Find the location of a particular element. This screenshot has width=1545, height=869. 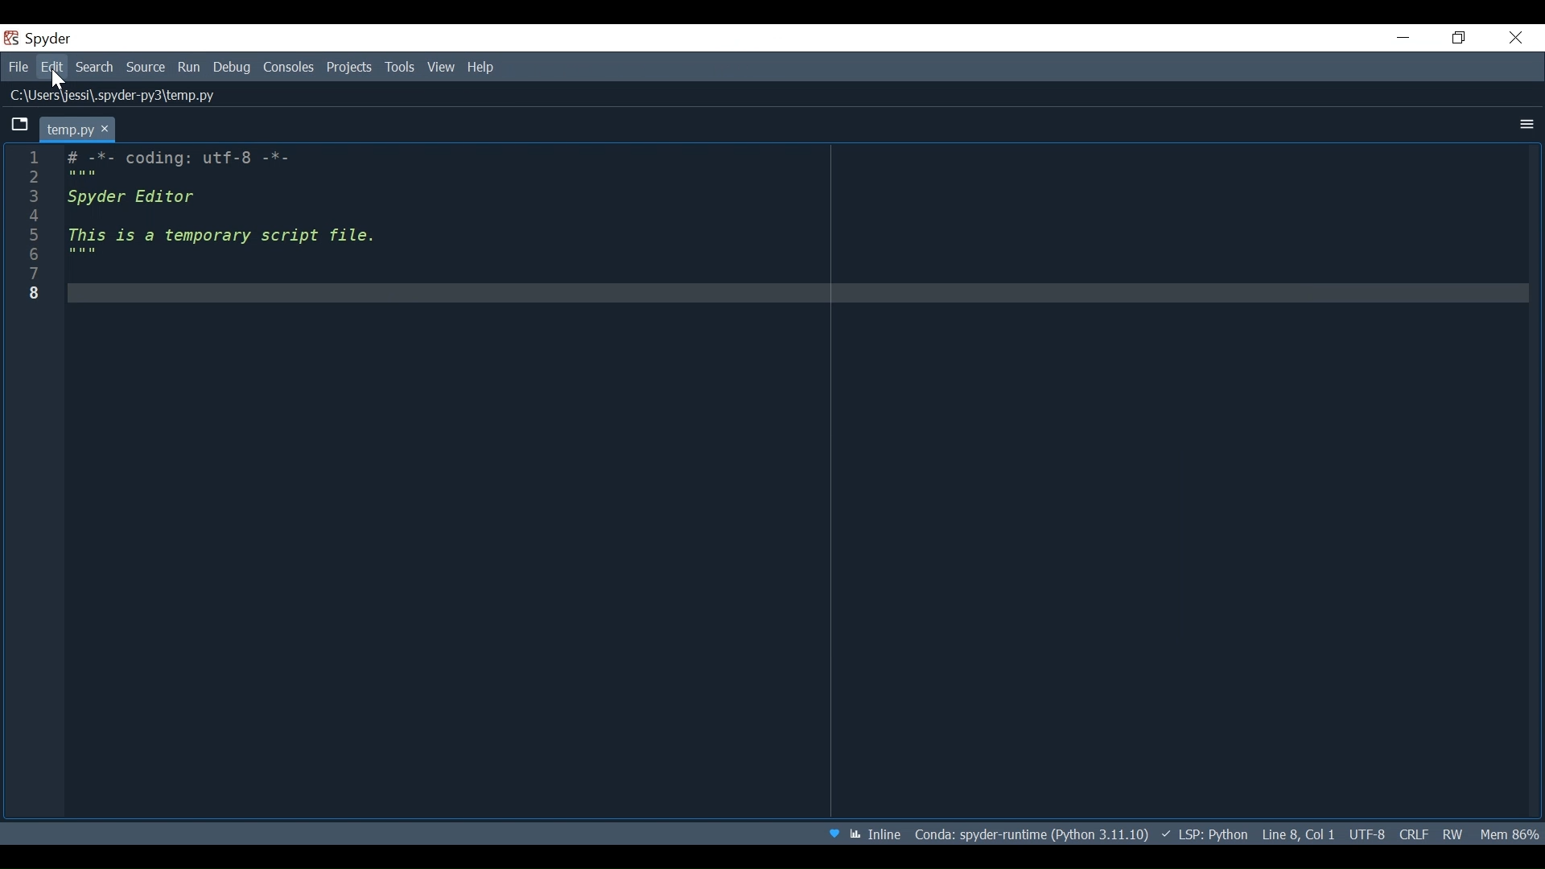

Minimize is located at coordinates (1404, 37).